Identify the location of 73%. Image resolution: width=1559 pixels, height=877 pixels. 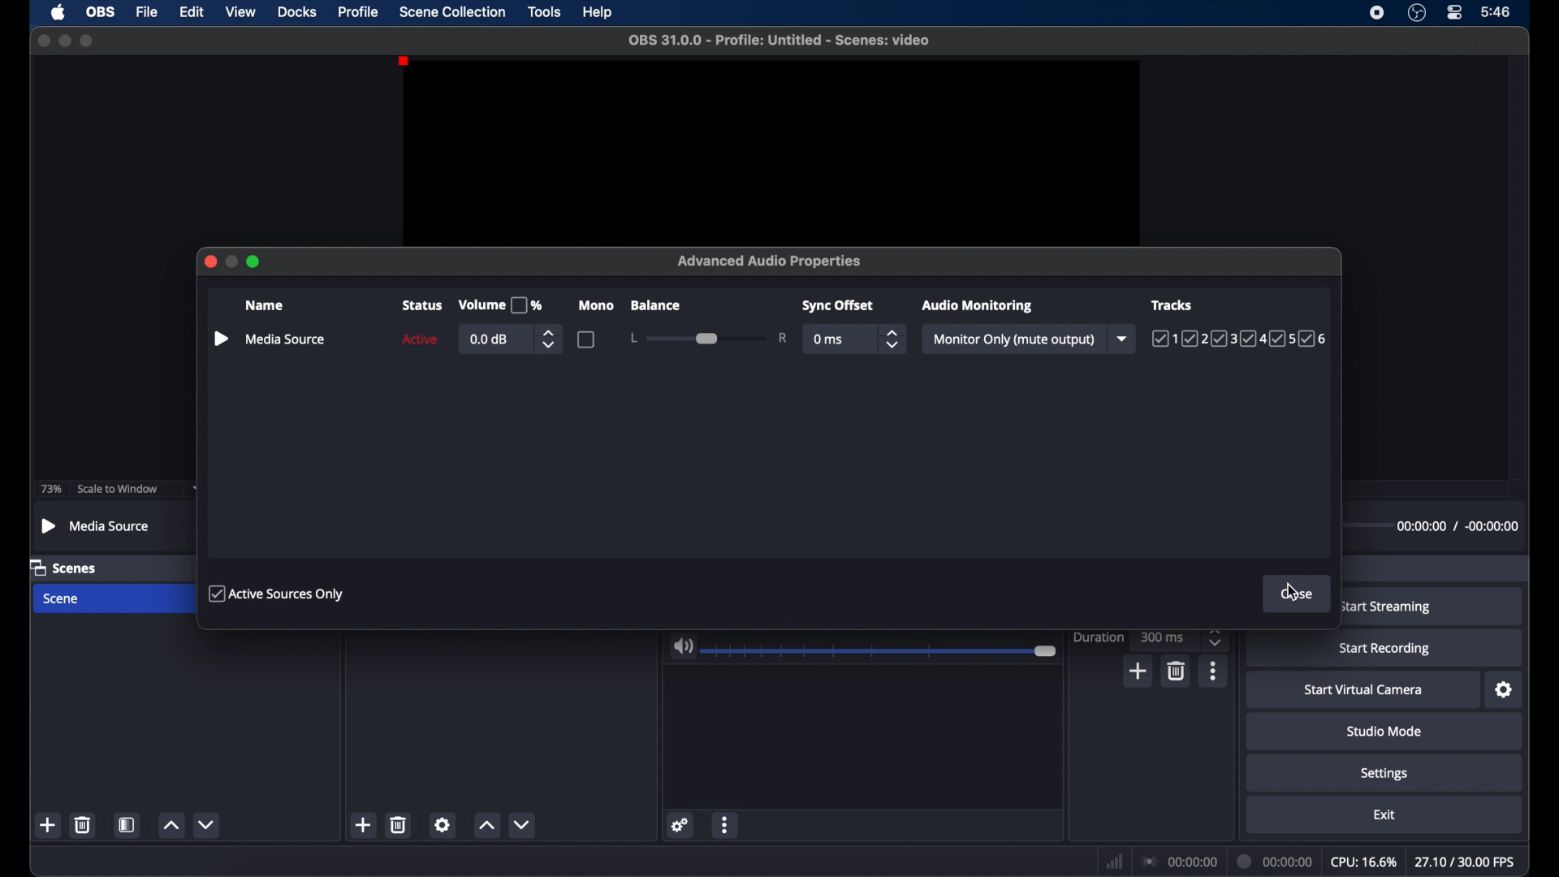
(50, 489).